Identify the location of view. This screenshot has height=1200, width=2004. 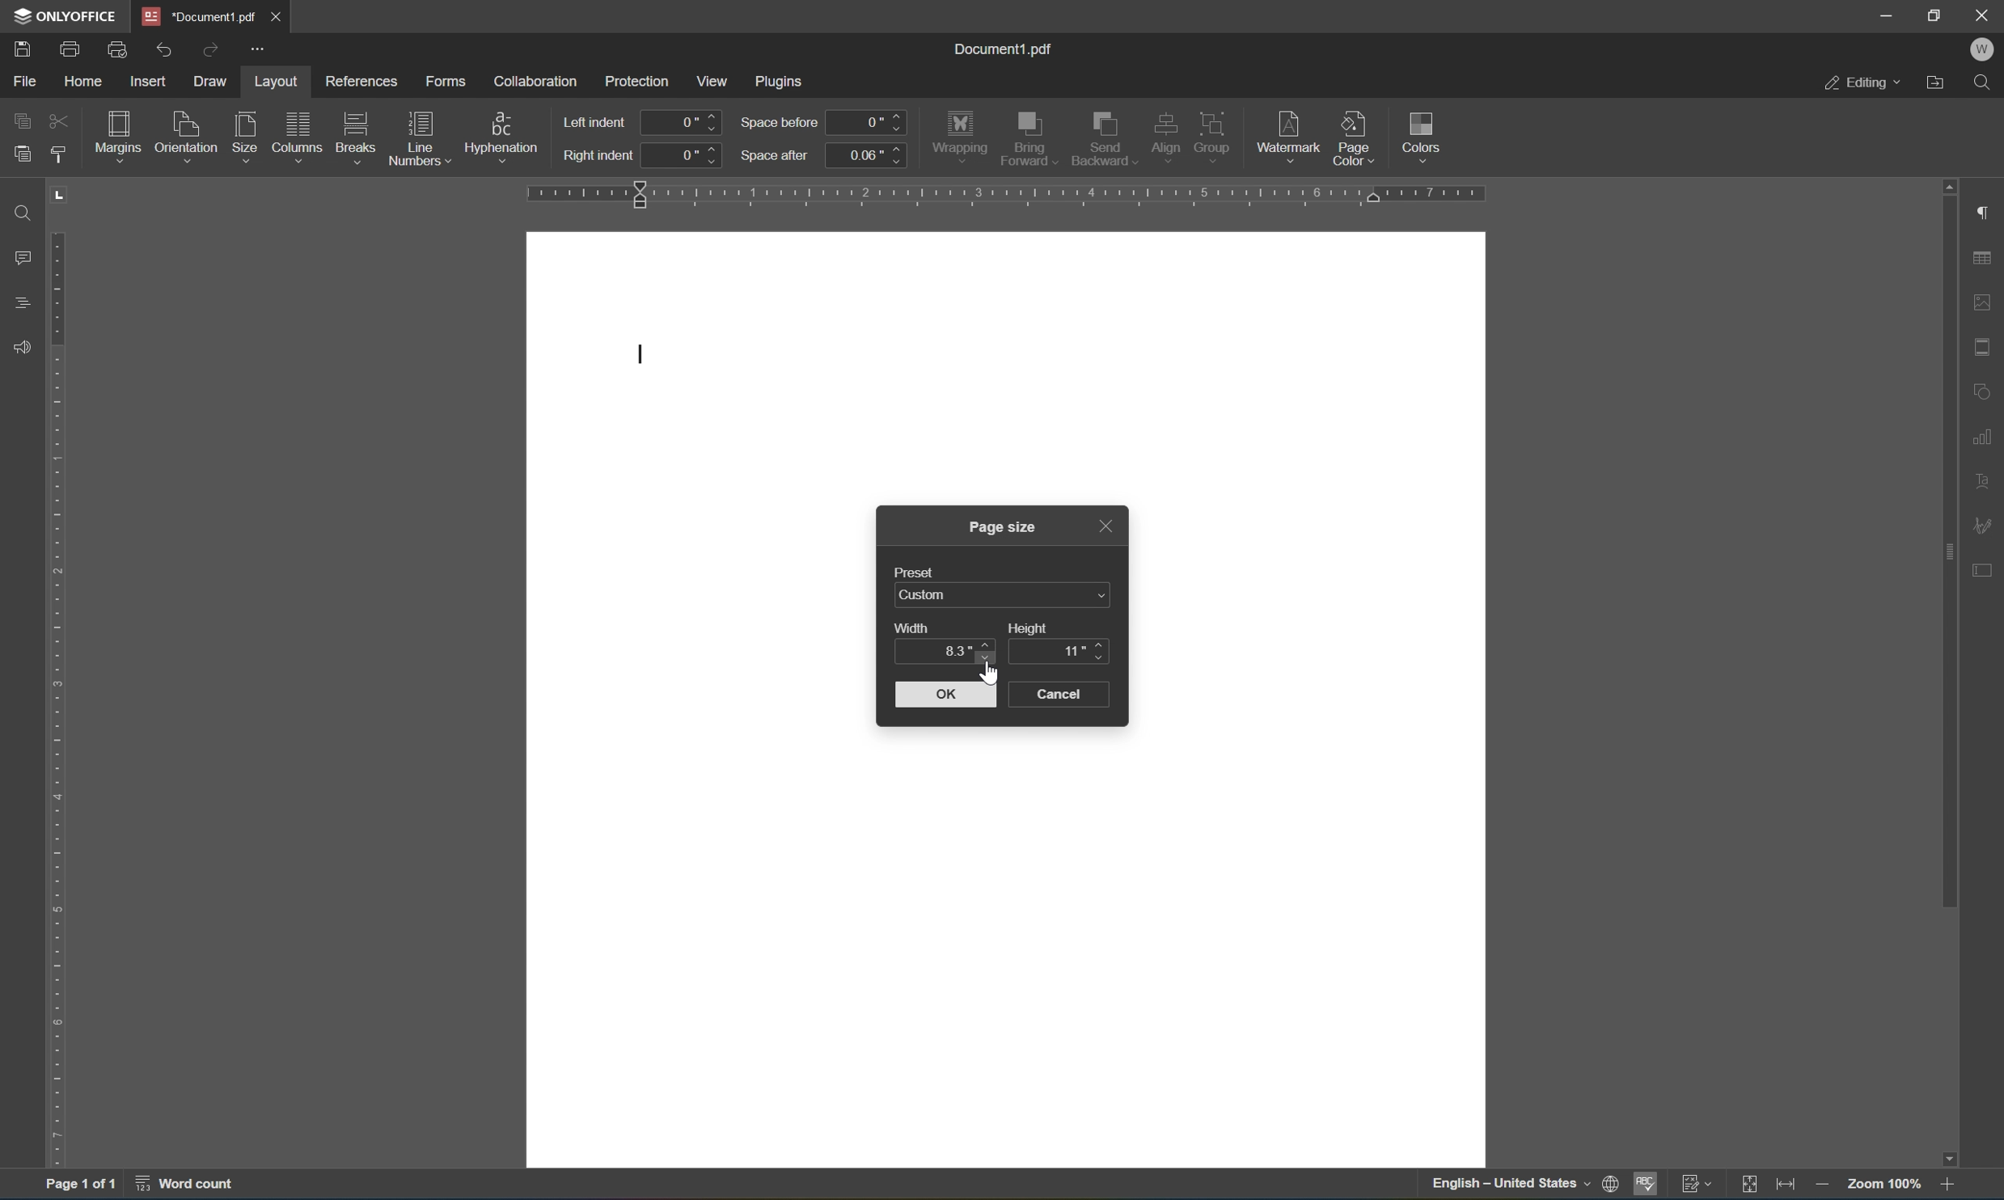
(717, 80).